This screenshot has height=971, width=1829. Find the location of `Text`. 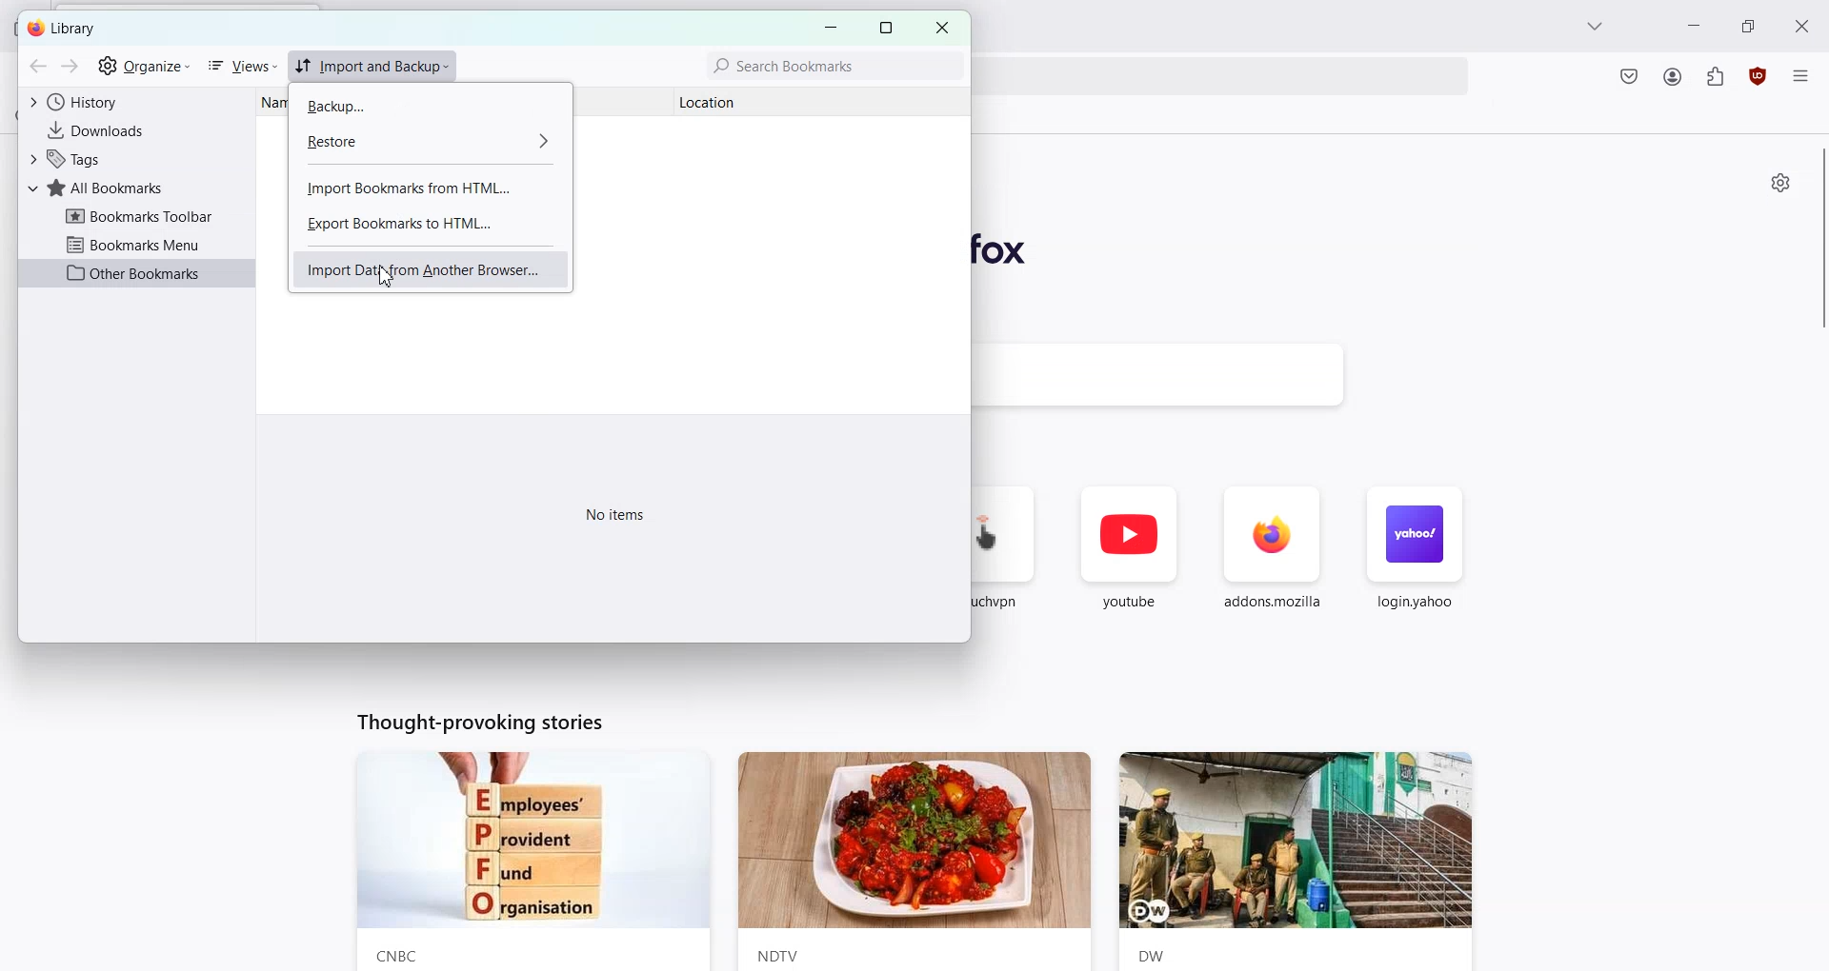

Text is located at coordinates (64, 29).